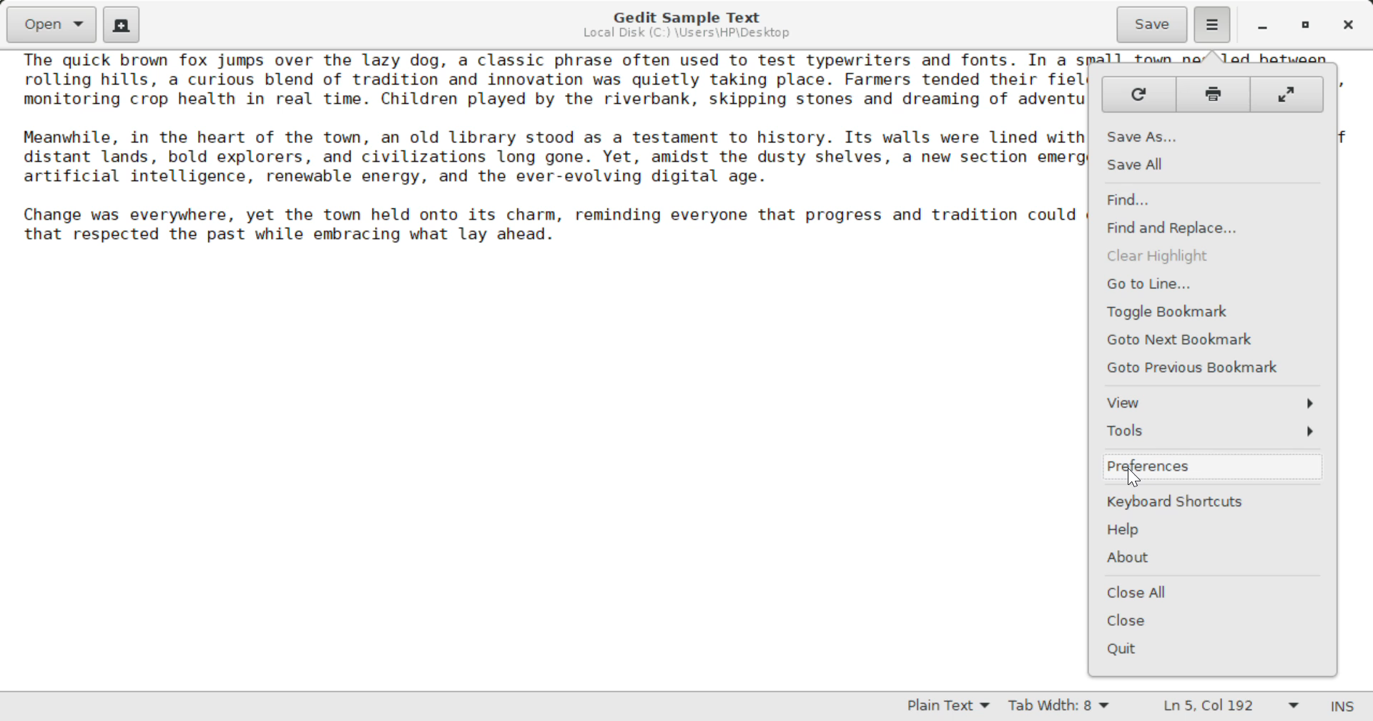 The width and height of the screenshot is (1373, 721). What do you see at coordinates (1193, 501) in the screenshot?
I see `Keyboard shortcuts` at bounding box center [1193, 501].